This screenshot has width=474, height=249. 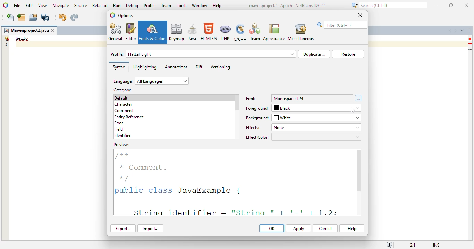 What do you see at coordinates (116, 32) in the screenshot?
I see `general` at bounding box center [116, 32].